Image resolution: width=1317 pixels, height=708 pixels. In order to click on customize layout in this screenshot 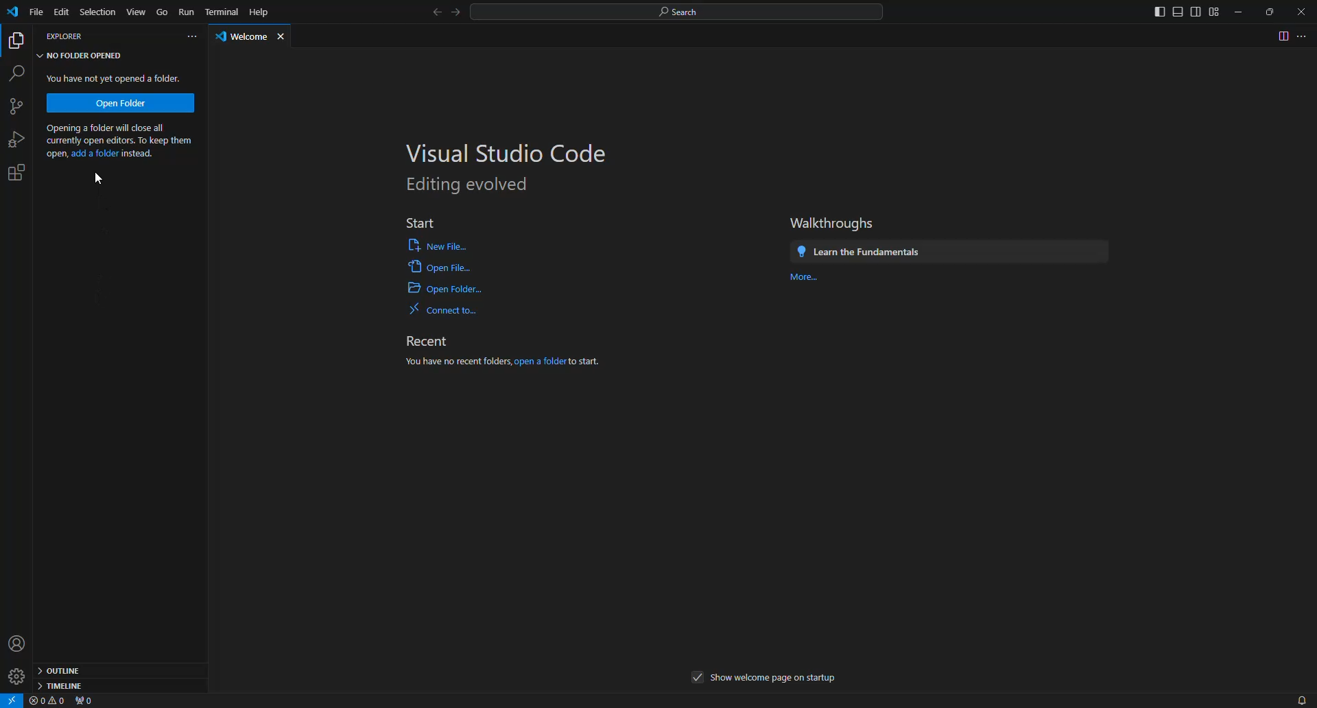, I will do `click(1215, 11)`.